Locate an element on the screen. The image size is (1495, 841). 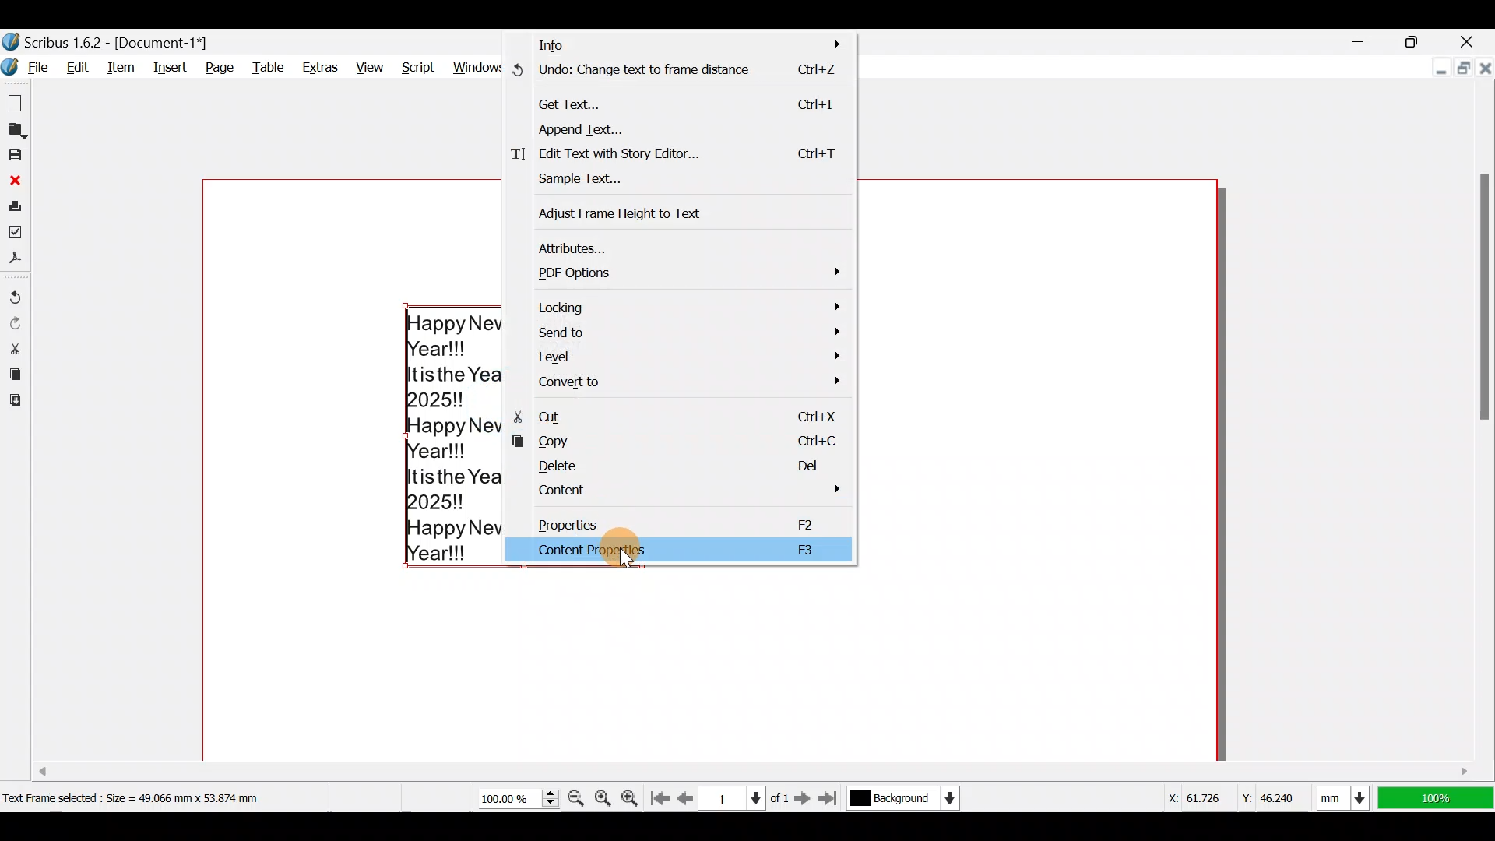
New is located at coordinates (17, 102).